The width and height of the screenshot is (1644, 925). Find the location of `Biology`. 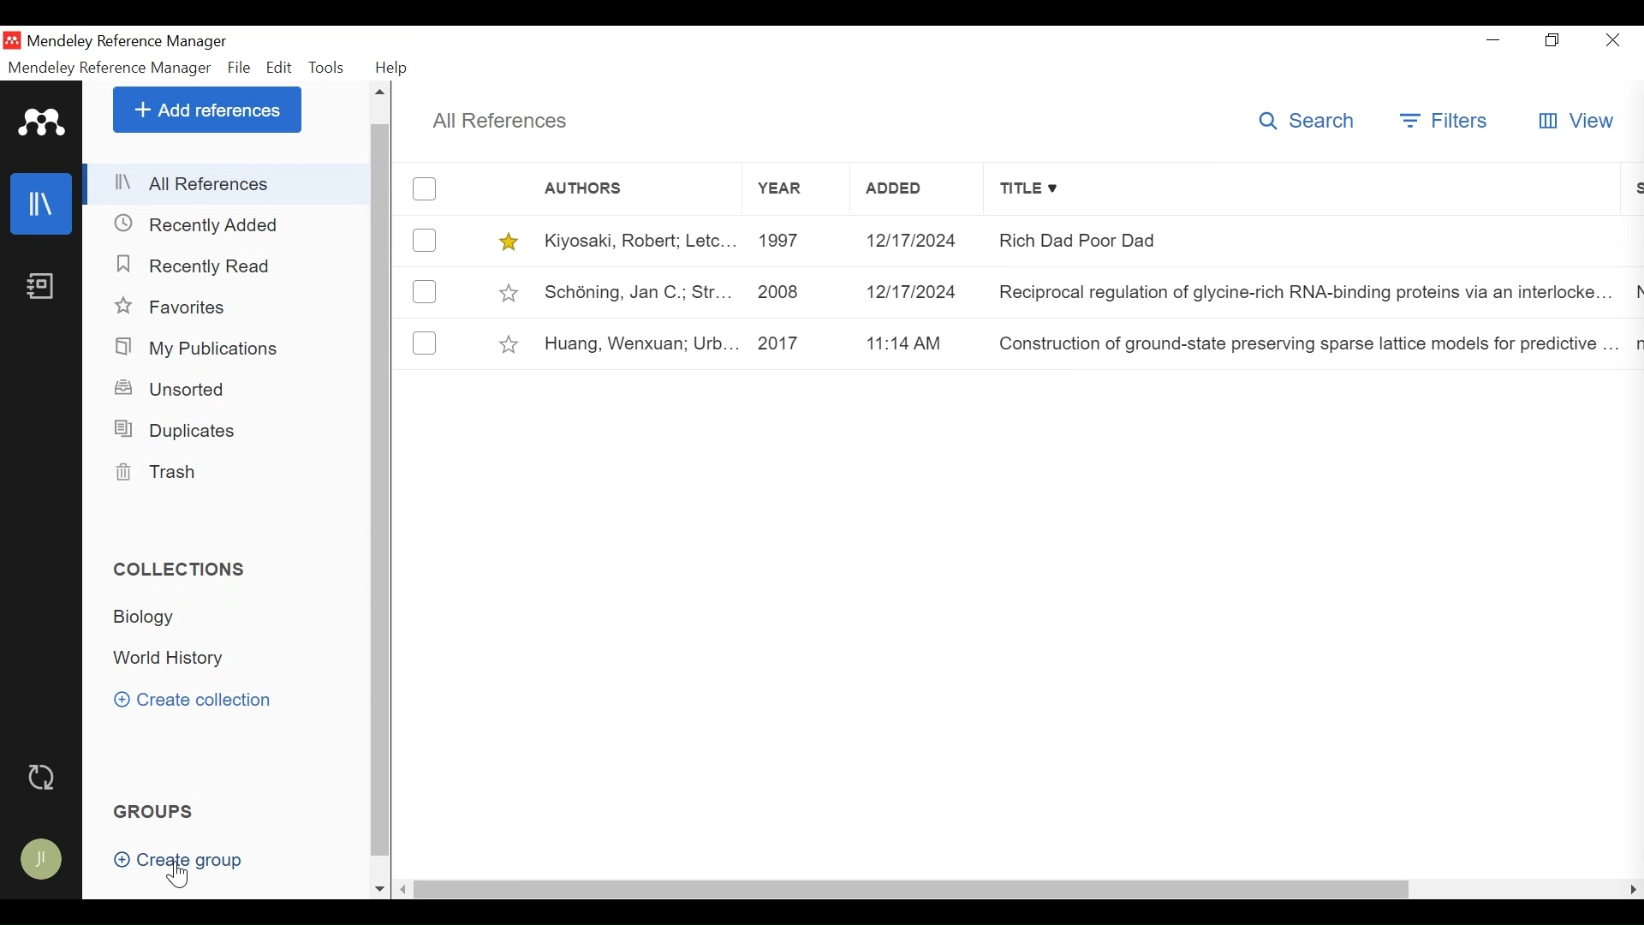

Biology is located at coordinates (155, 618).